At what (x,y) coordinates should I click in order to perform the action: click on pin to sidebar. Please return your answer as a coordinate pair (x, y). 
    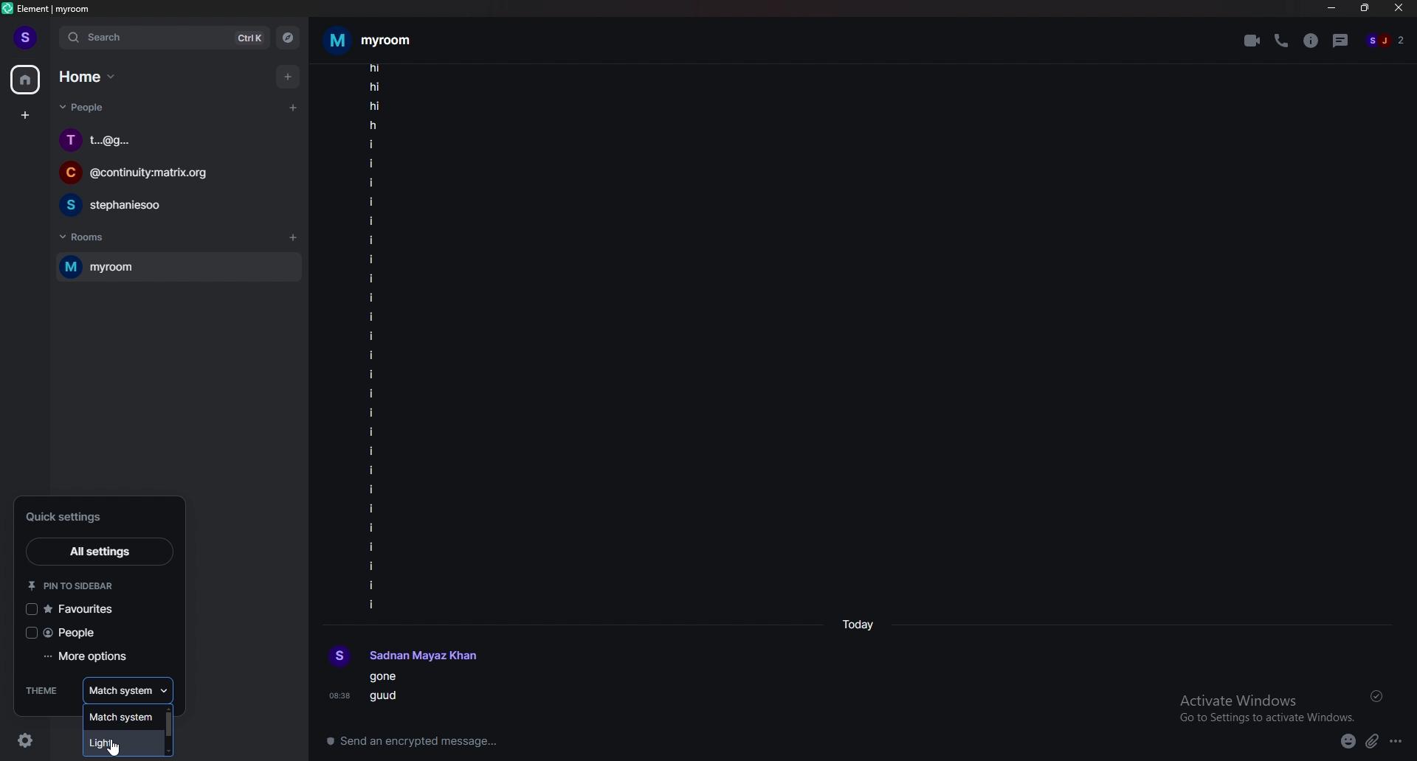
    Looking at the image, I should click on (85, 585).